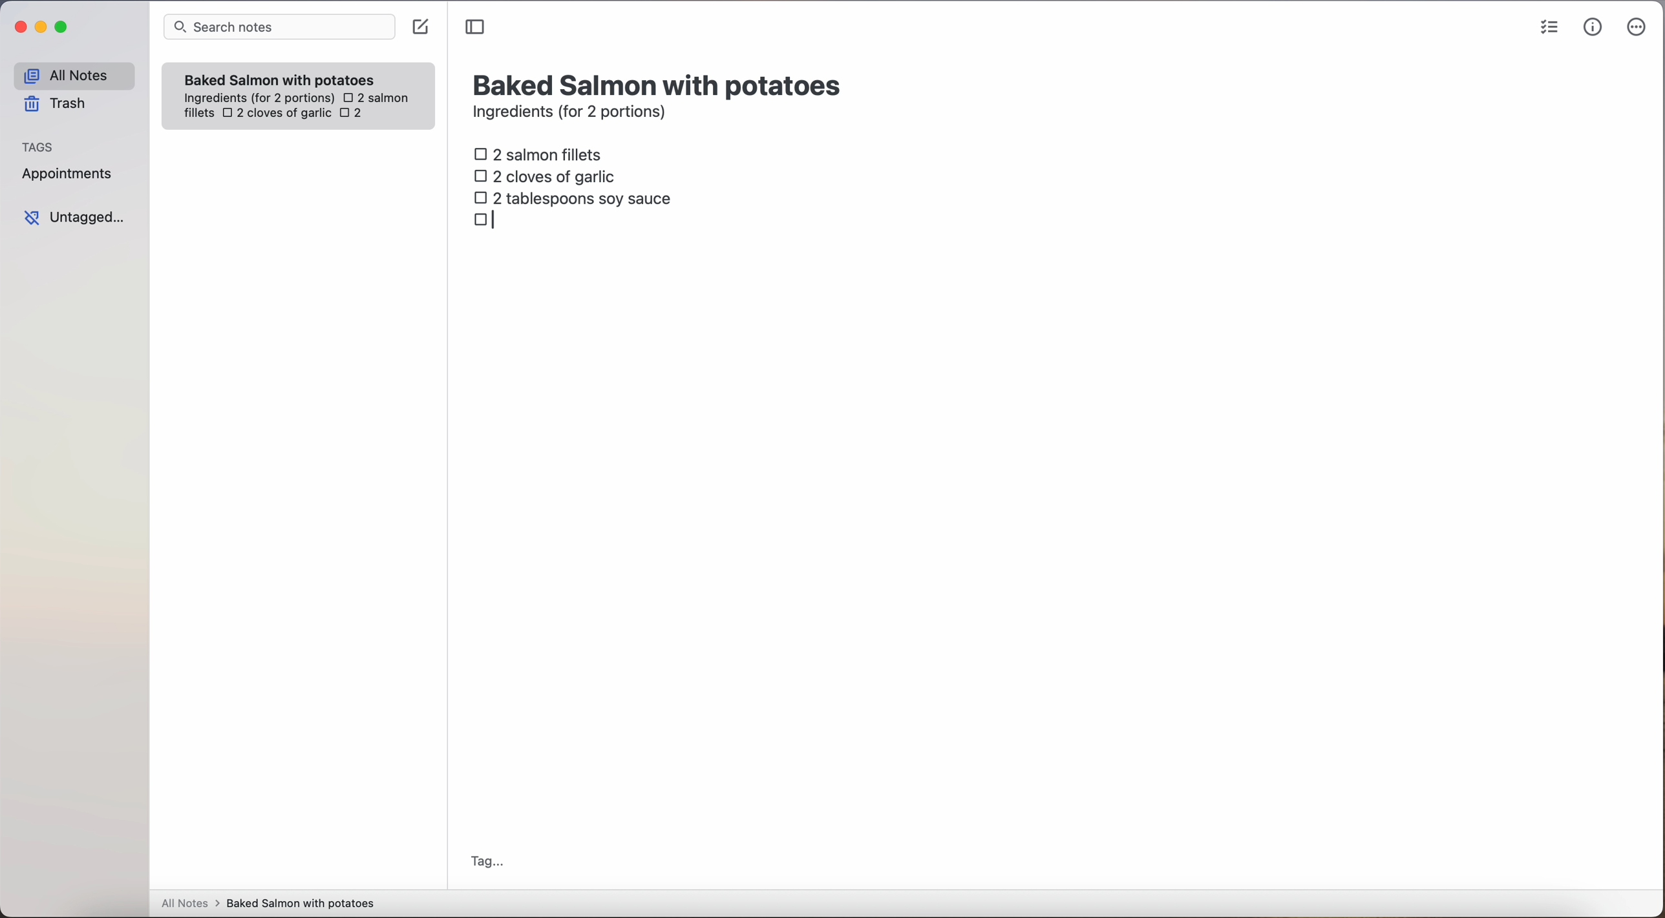 The height and width of the screenshot is (918, 1665). Describe the element at coordinates (1593, 26) in the screenshot. I see `metrics` at that location.